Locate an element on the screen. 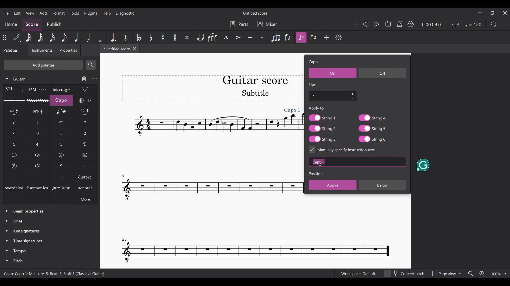 This screenshot has width=510, height=286. Minimize is located at coordinates (480, 13).